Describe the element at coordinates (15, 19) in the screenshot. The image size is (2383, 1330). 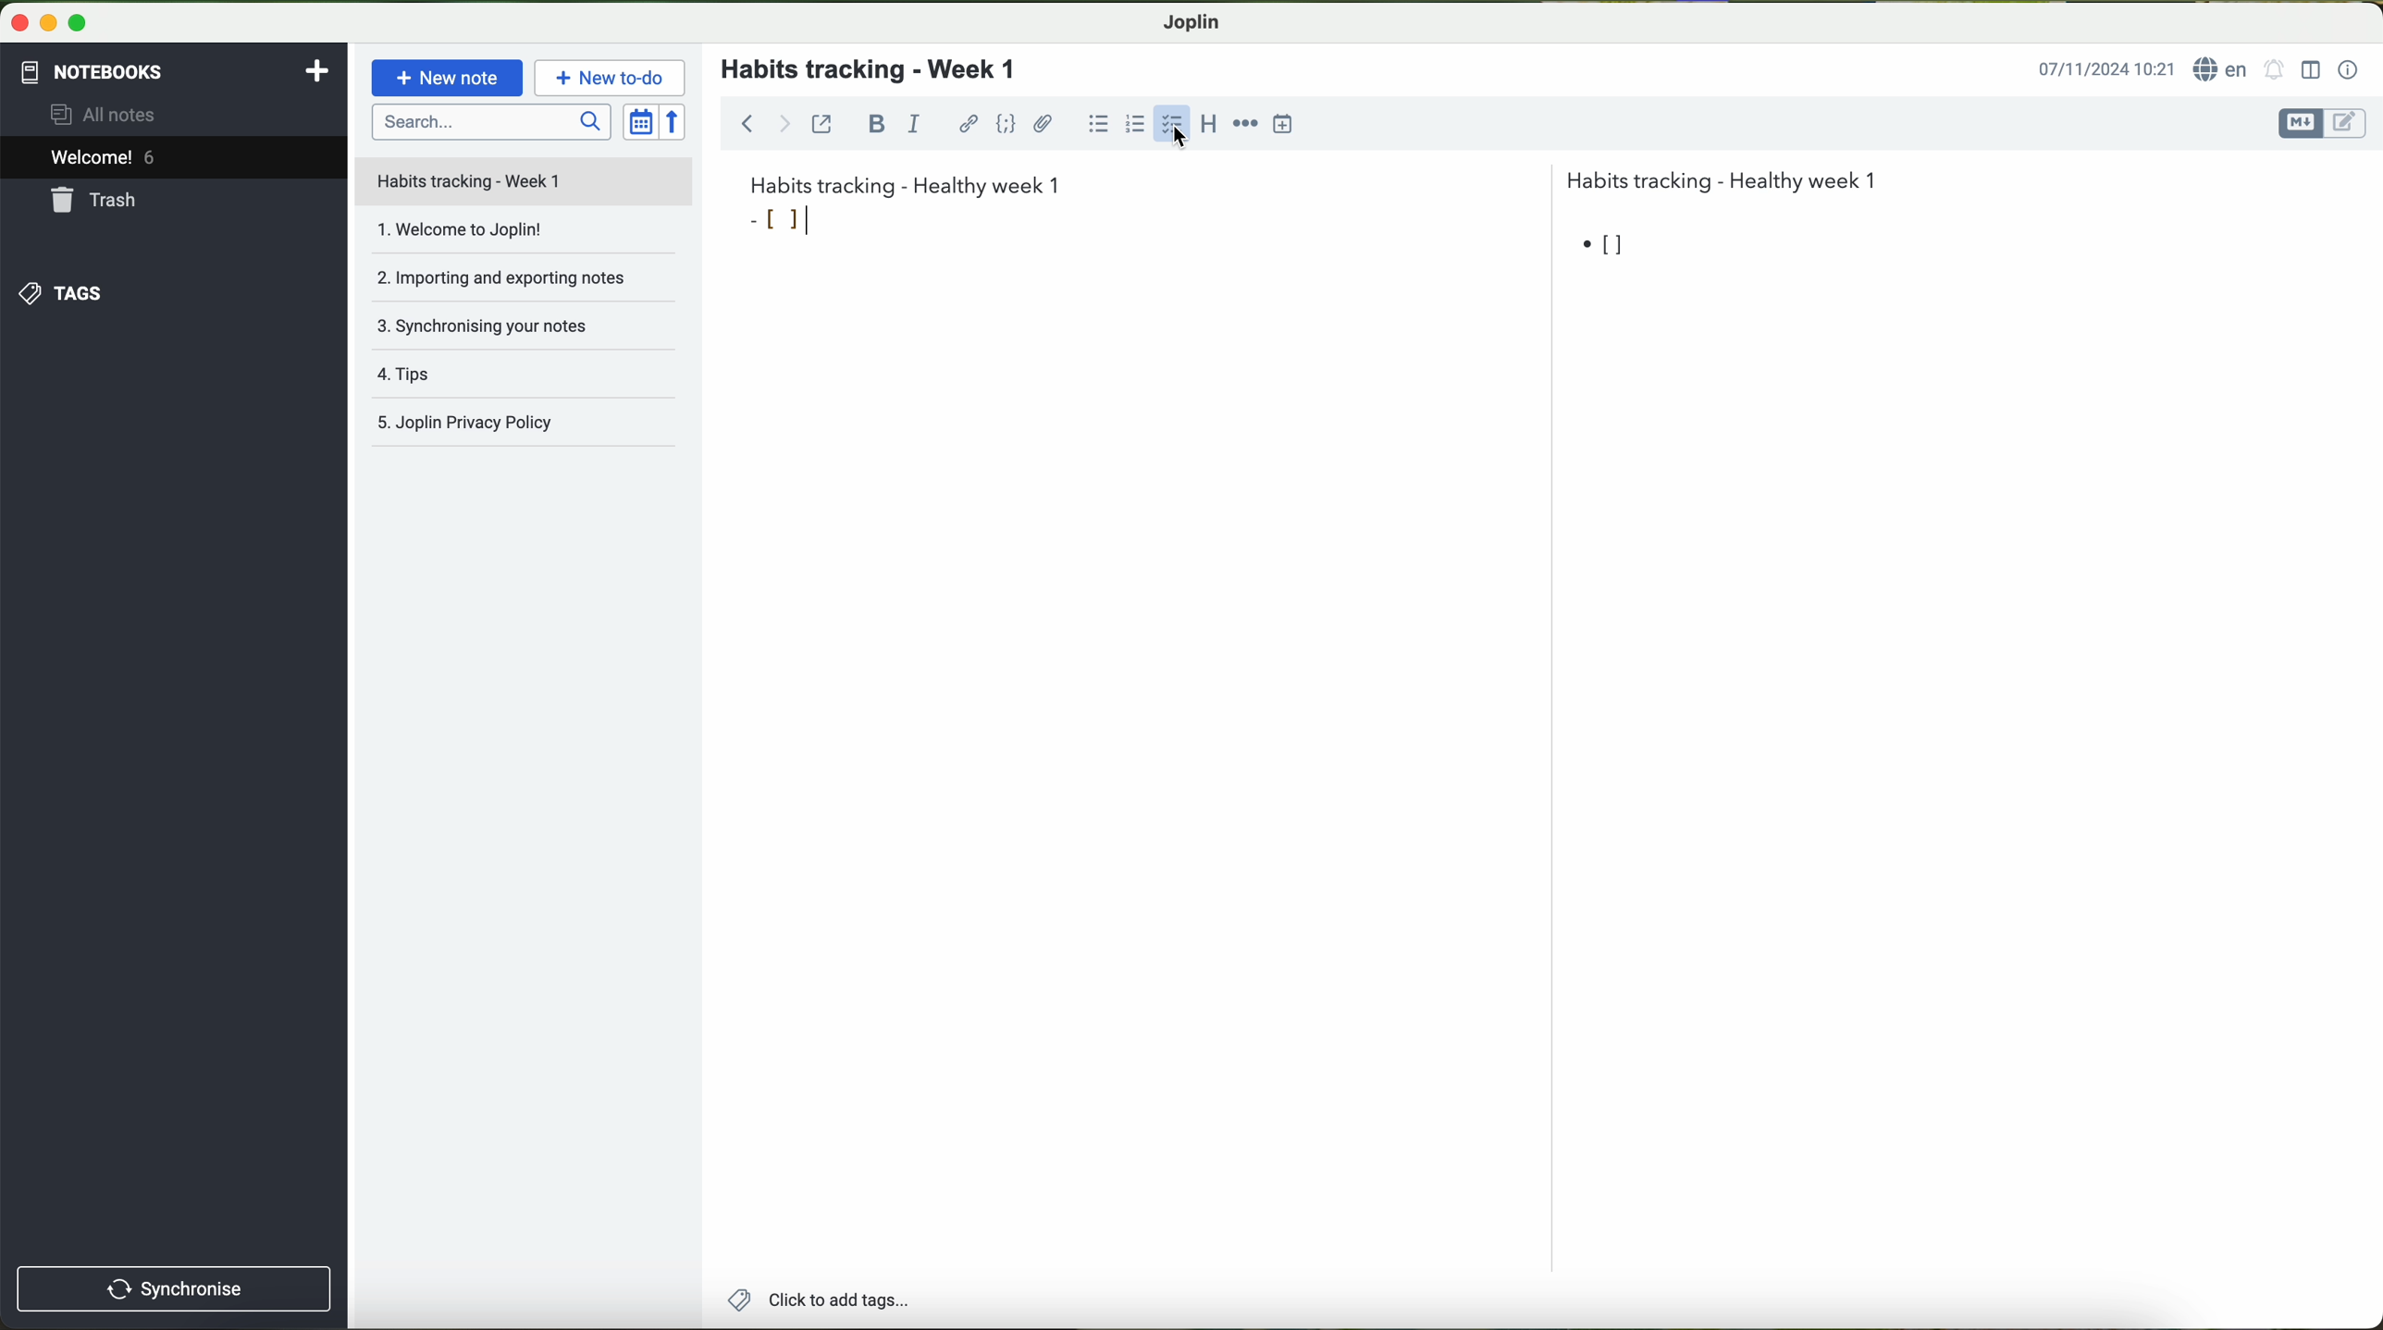
I see `close` at that location.